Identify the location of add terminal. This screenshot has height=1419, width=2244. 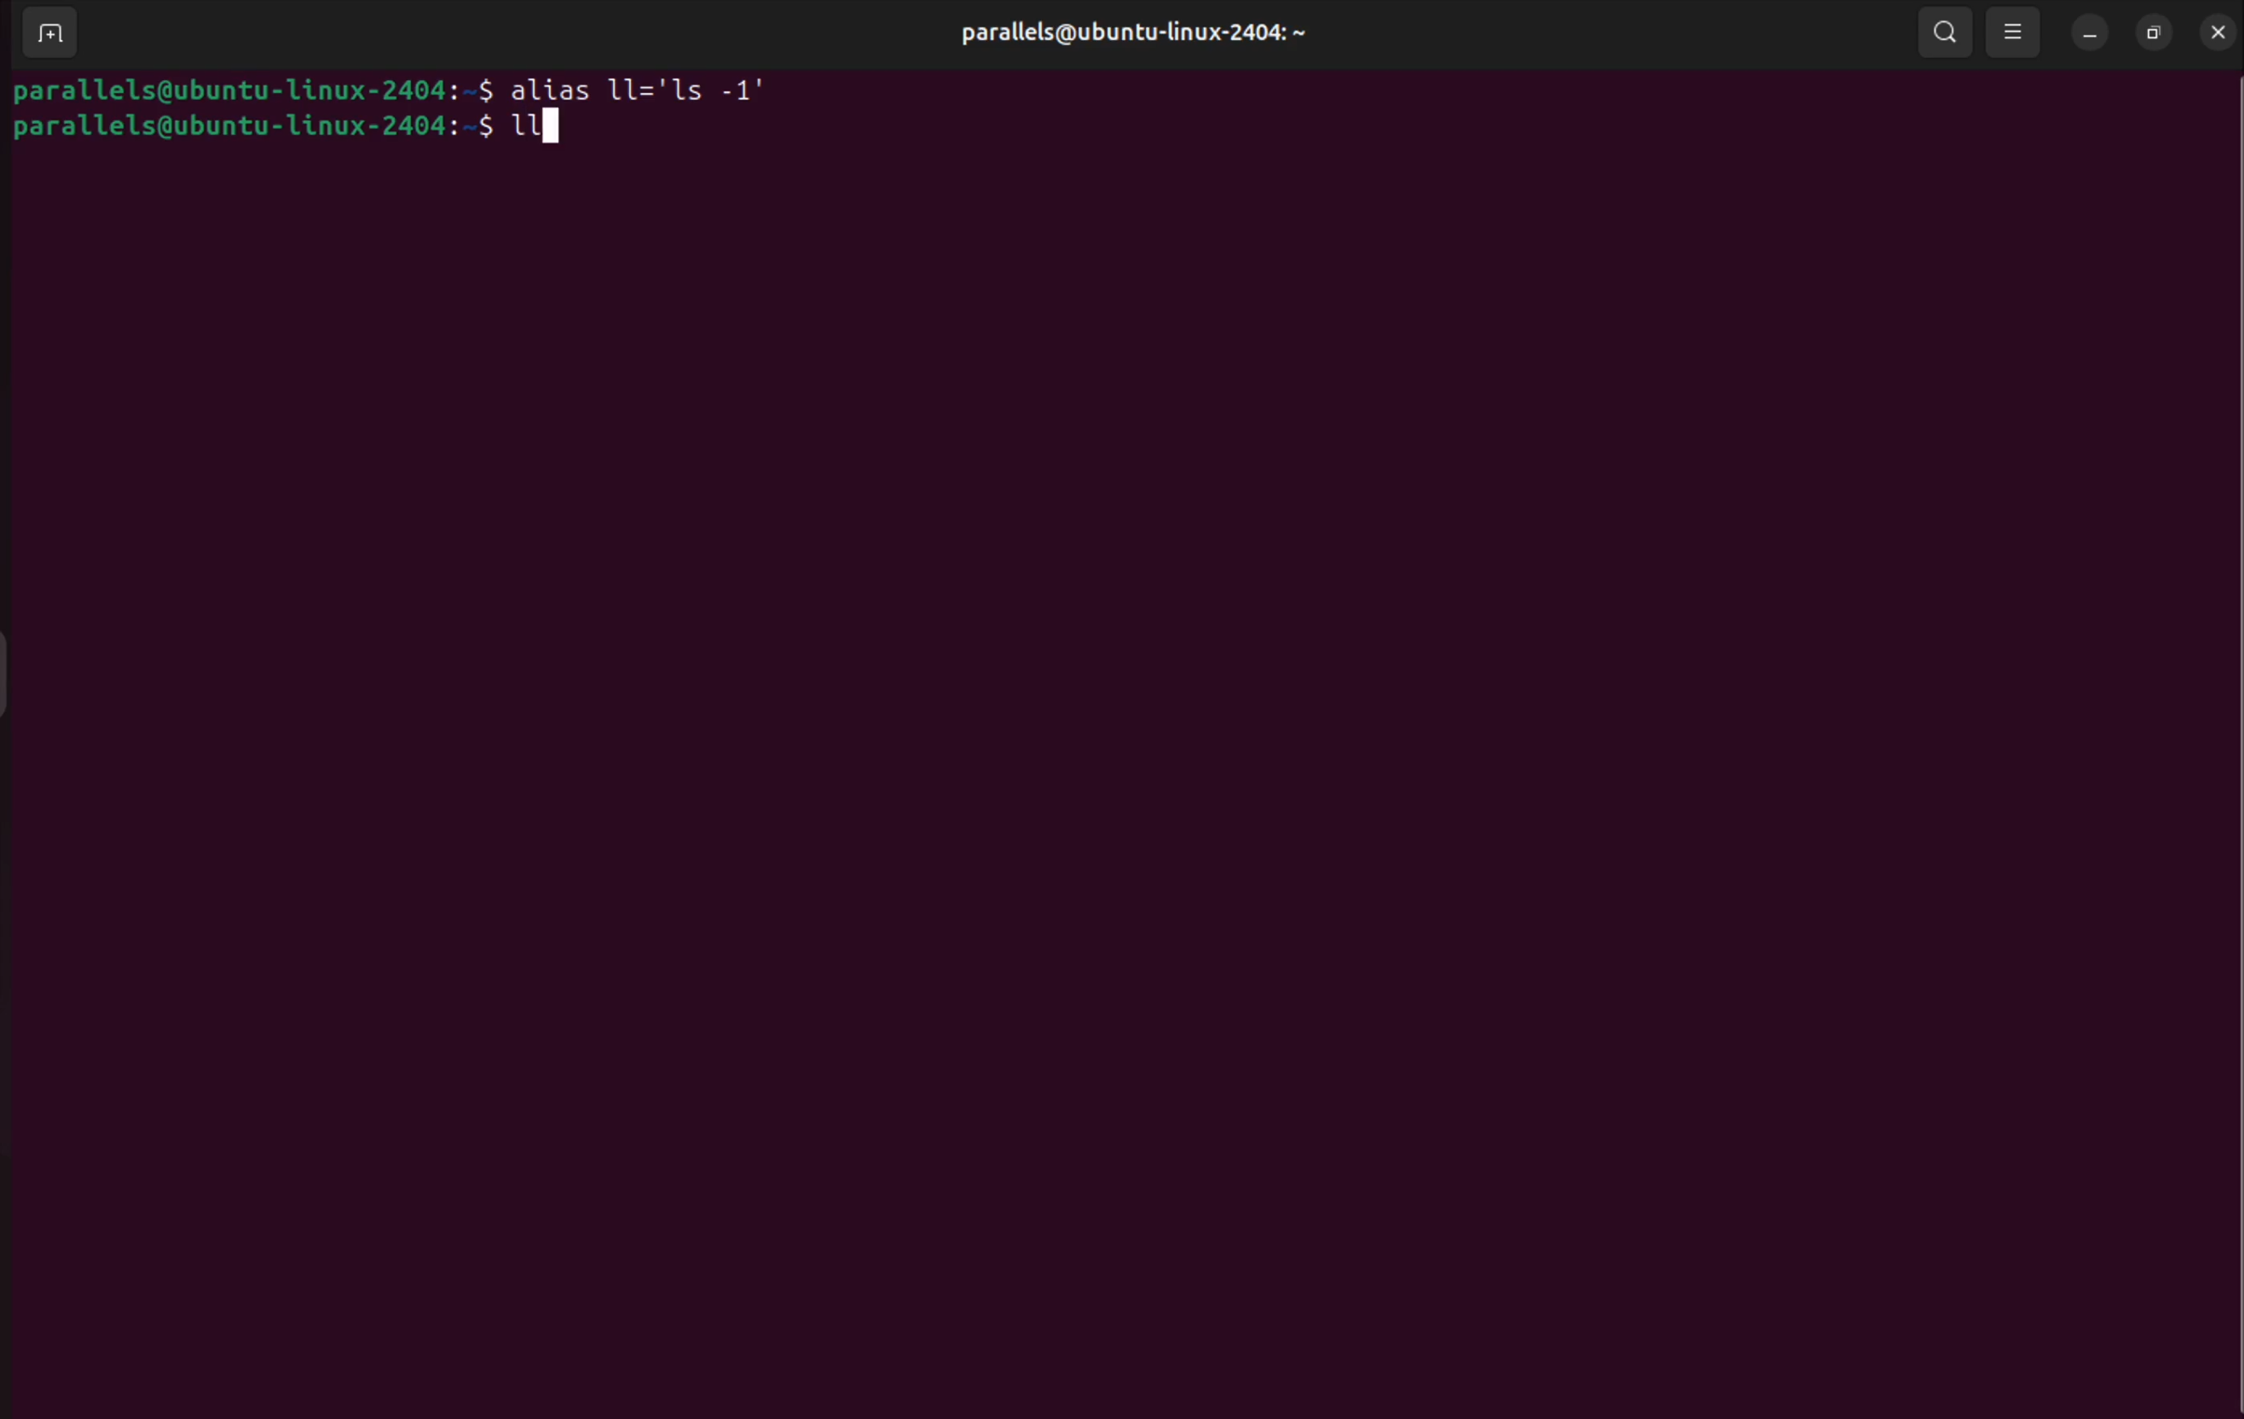
(48, 35).